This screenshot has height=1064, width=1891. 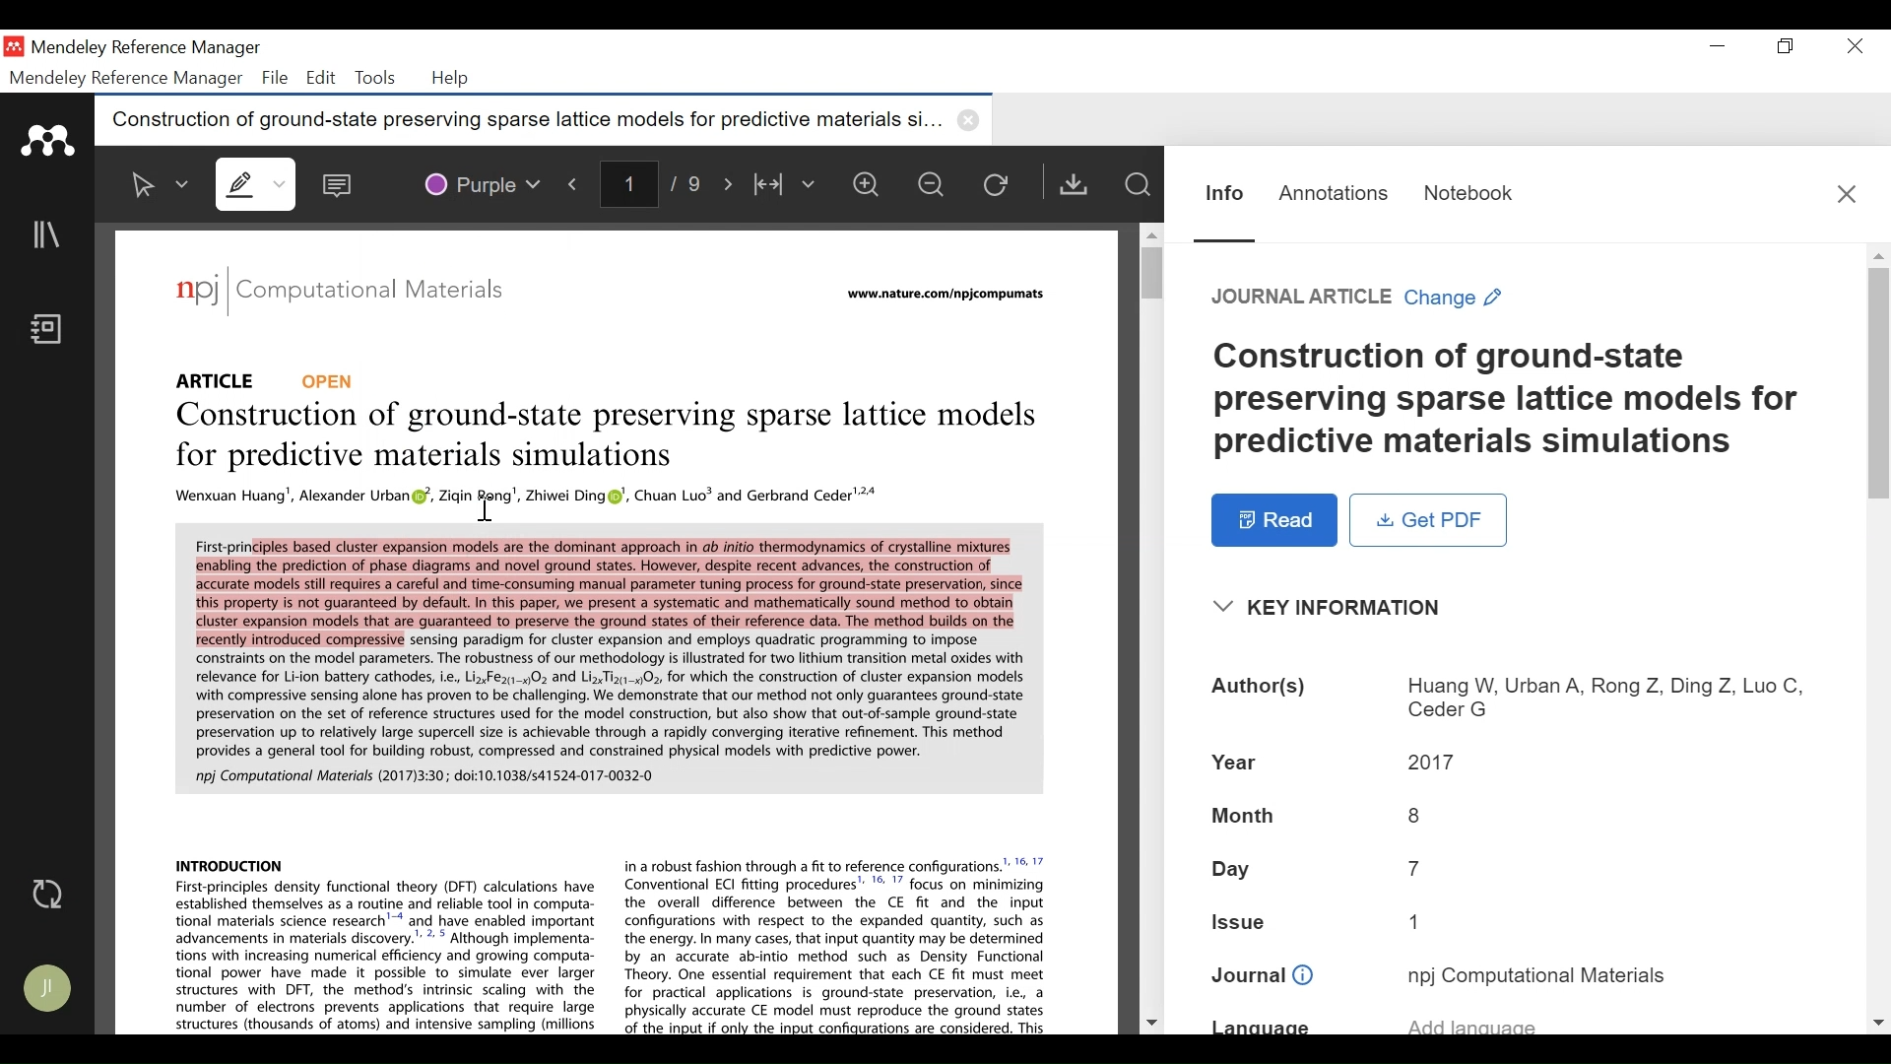 What do you see at coordinates (865, 183) in the screenshot?
I see `Zoom in` at bounding box center [865, 183].